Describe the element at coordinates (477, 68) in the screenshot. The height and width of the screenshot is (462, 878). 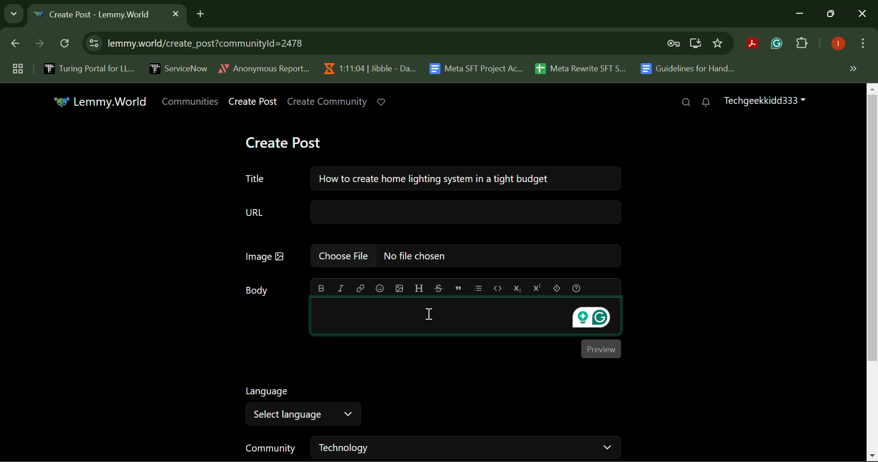
I see `Meta SFT Project` at that location.